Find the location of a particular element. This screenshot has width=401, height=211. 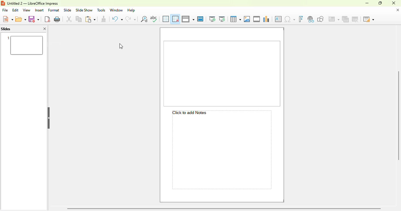

file is located at coordinates (5, 10).